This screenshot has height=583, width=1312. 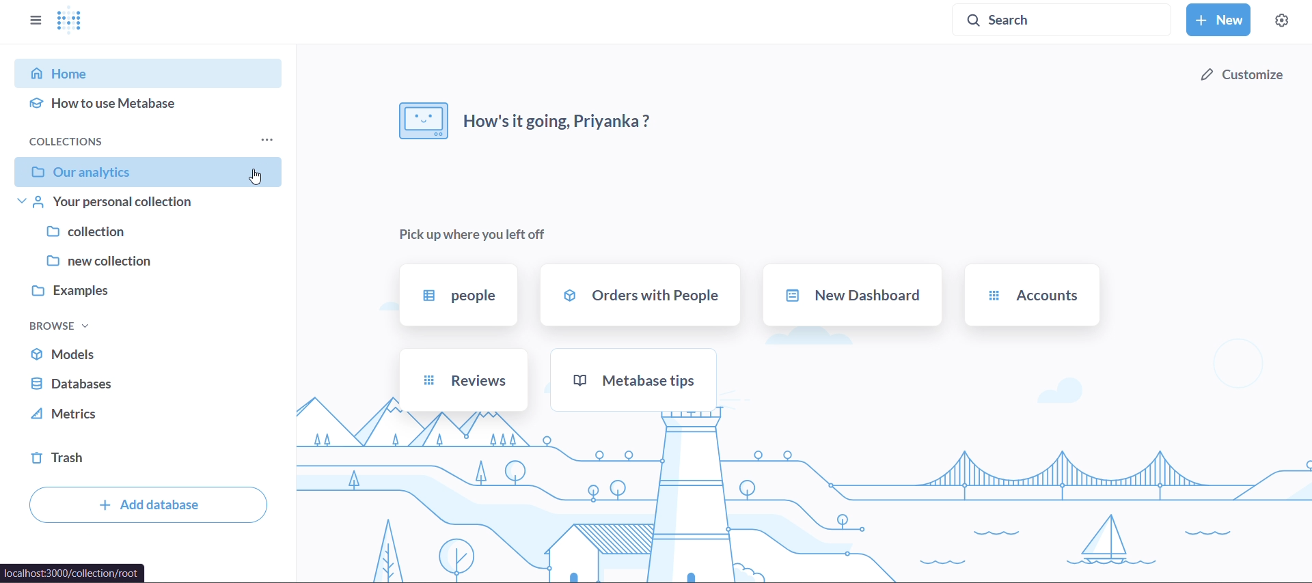 What do you see at coordinates (139, 354) in the screenshot?
I see `models` at bounding box center [139, 354].